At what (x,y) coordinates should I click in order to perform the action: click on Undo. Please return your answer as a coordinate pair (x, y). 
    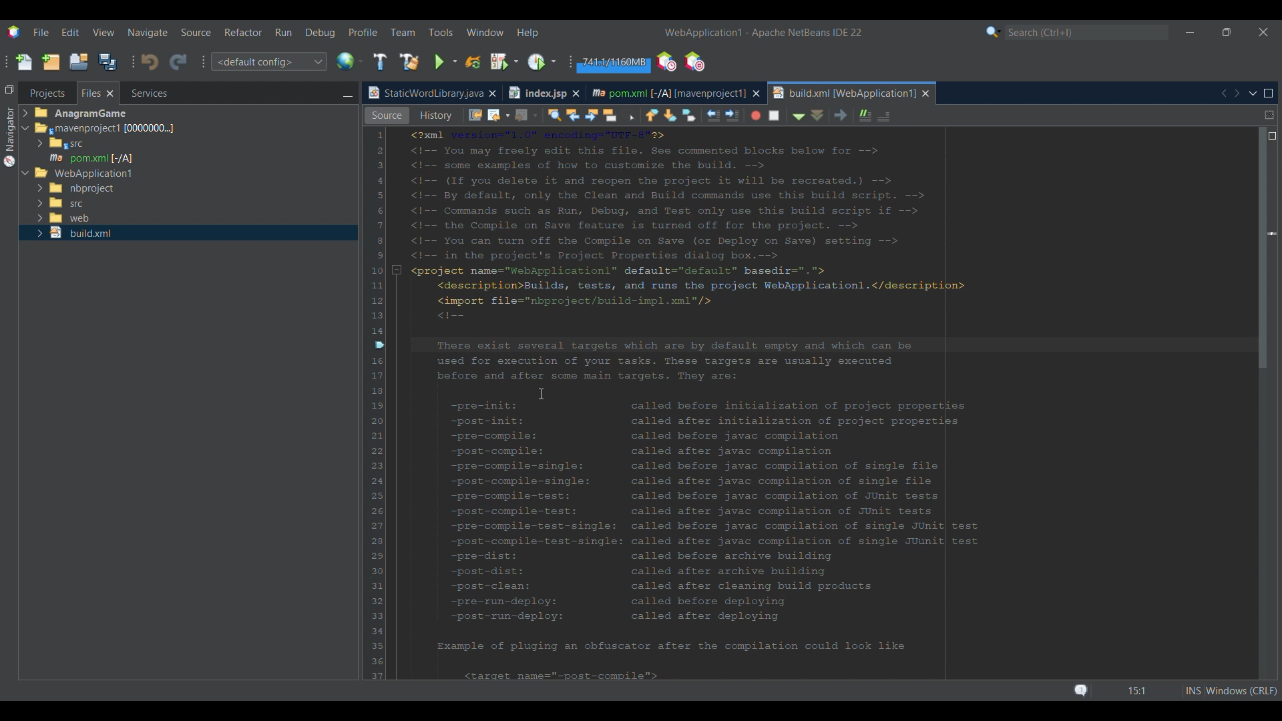
    Looking at the image, I should click on (150, 62).